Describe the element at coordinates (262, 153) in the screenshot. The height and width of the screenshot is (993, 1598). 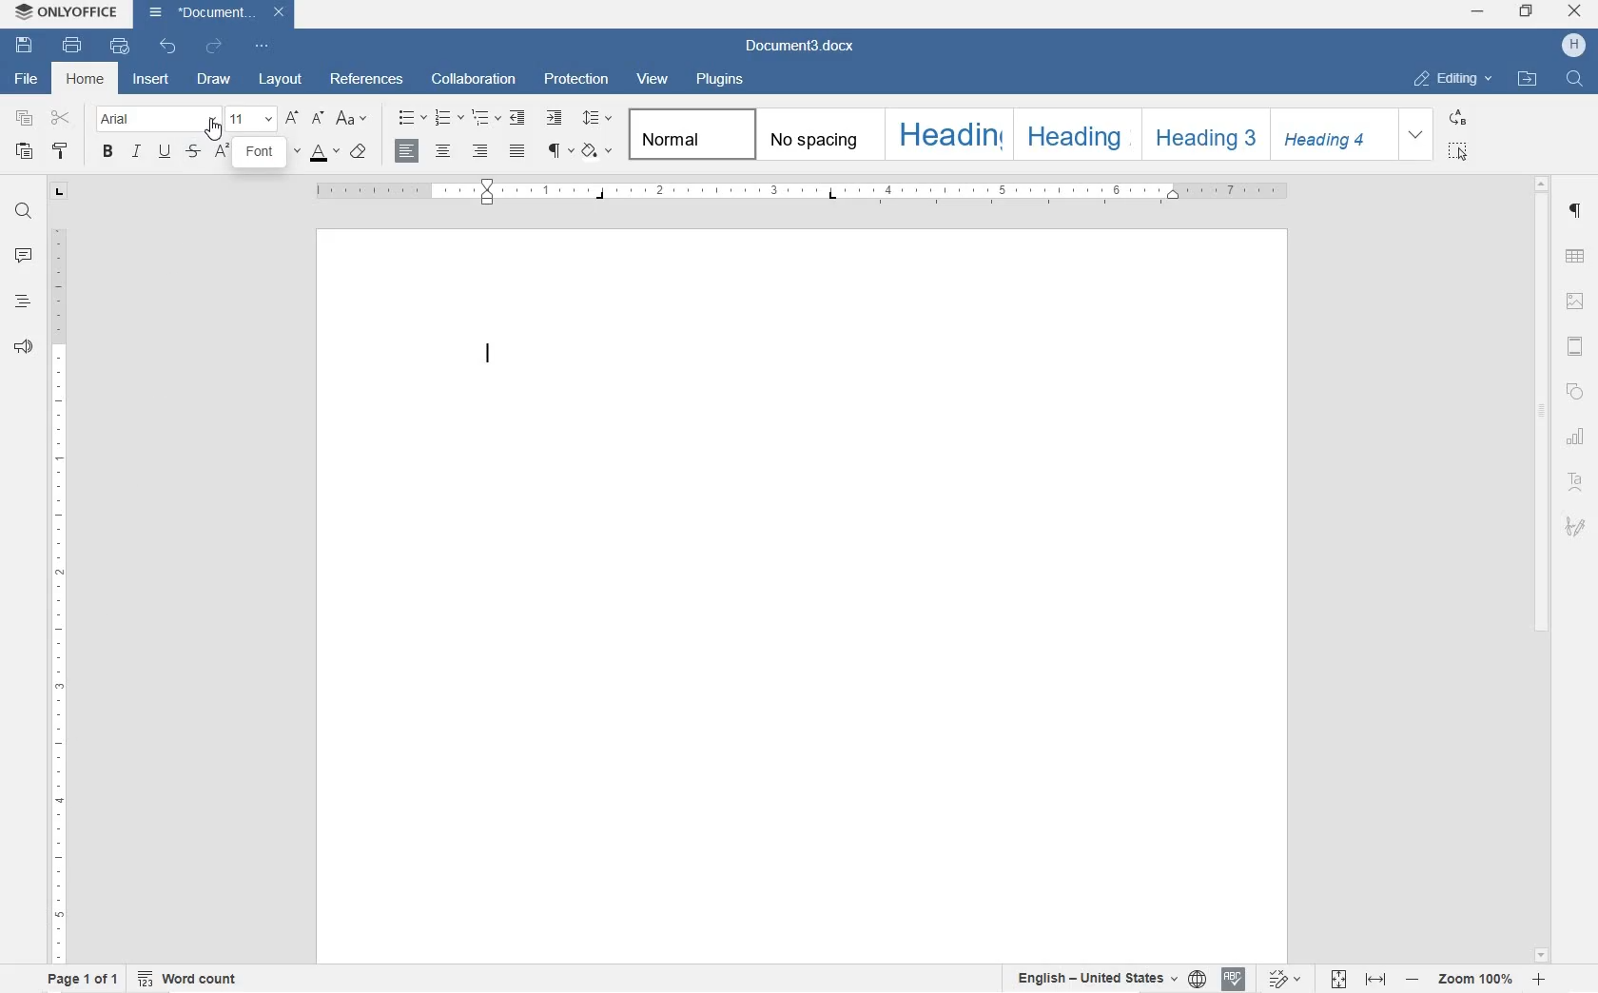
I see `FONT` at that location.